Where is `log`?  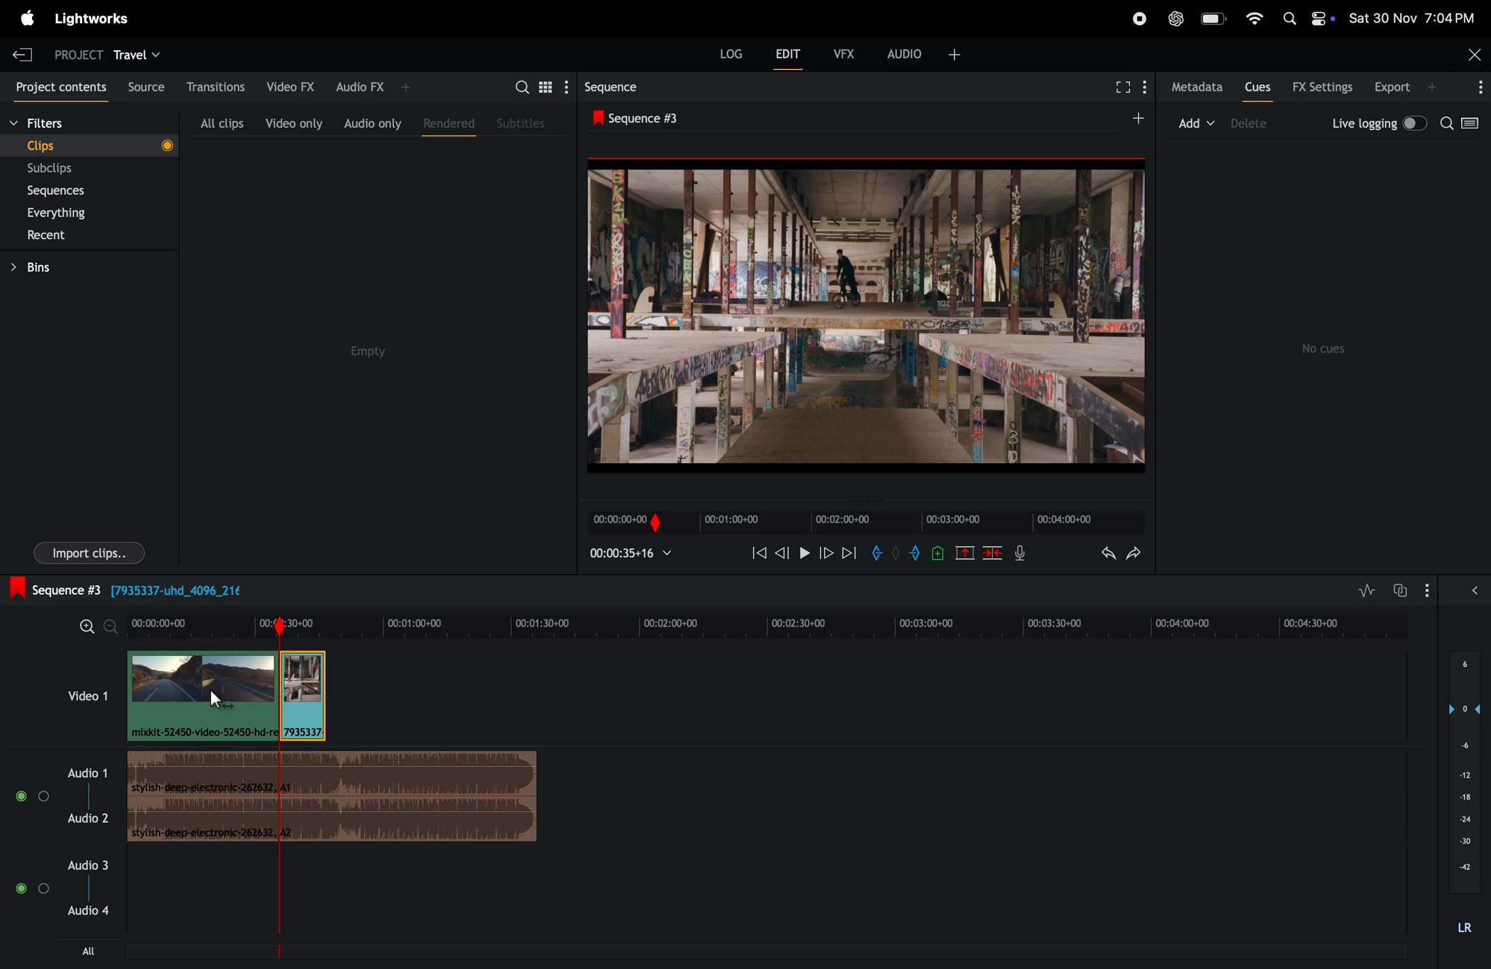 log is located at coordinates (724, 58).